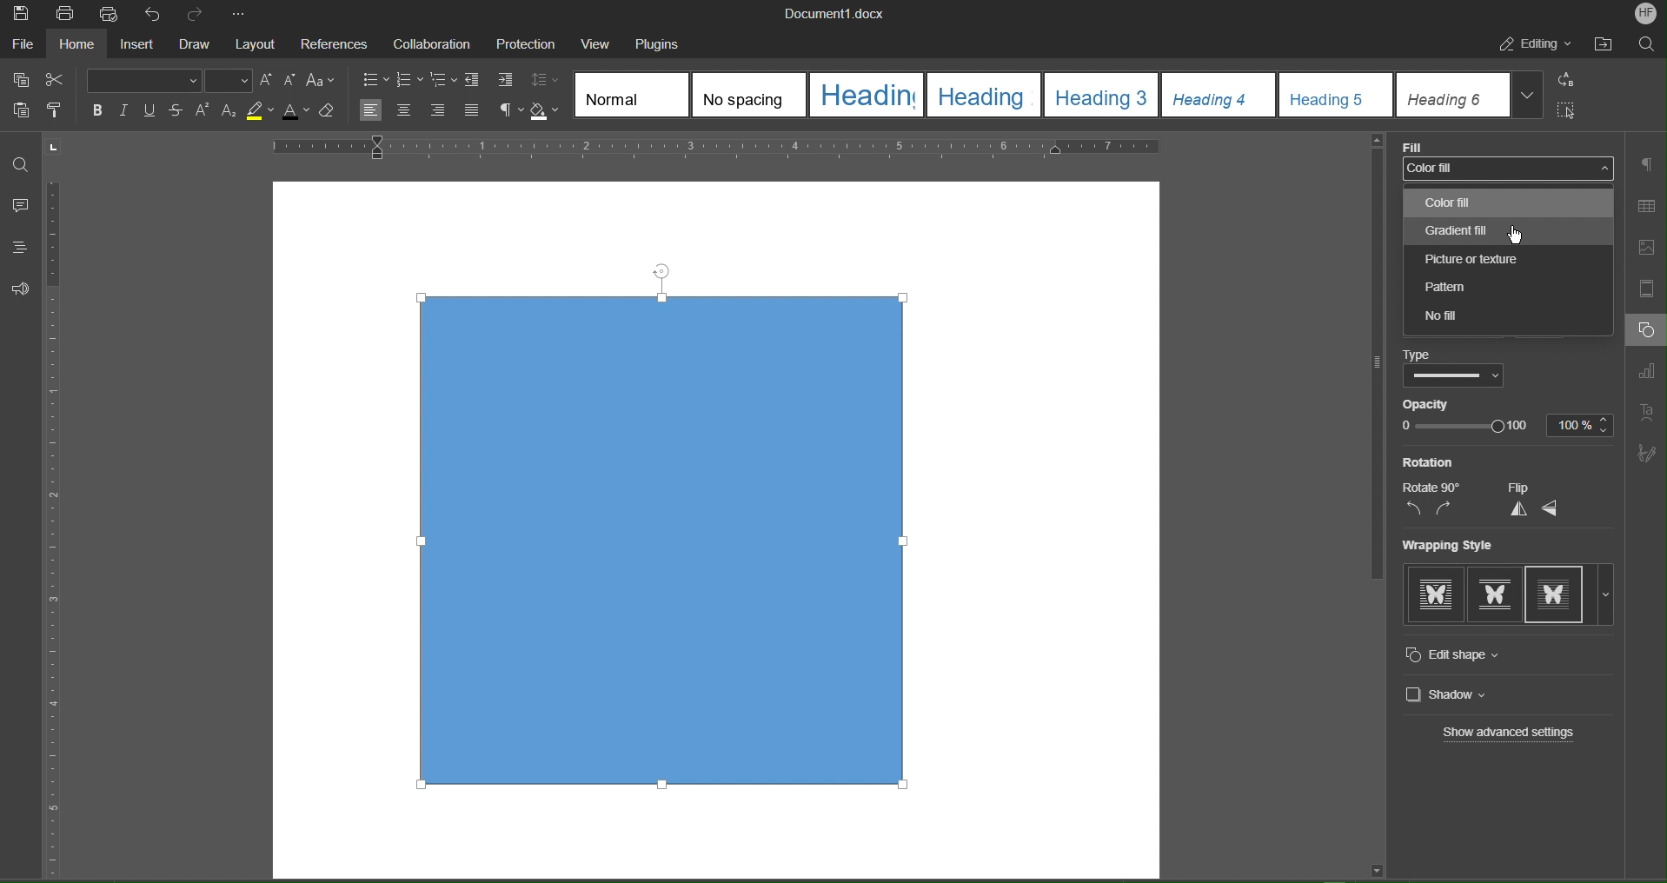 The image size is (1667, 883). Describe the element at coordinates (510, 111) in the screenshot. I see `Non-Printing Characters` at that location.